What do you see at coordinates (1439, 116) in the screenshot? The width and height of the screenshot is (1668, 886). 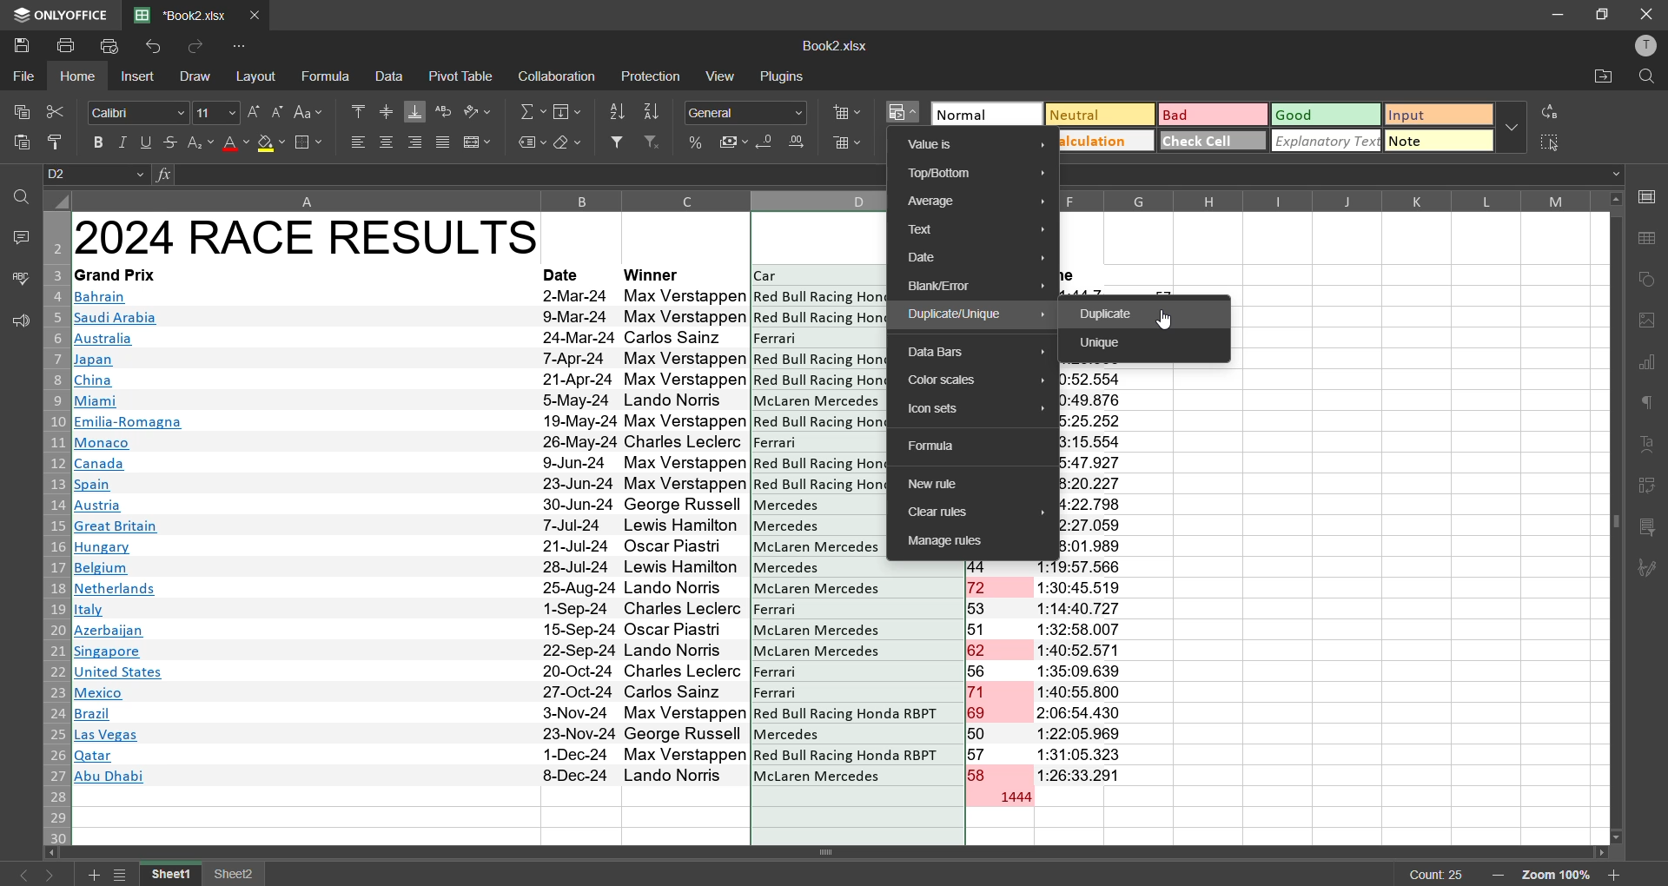 I see `input` at bounding box center [1439, 116].